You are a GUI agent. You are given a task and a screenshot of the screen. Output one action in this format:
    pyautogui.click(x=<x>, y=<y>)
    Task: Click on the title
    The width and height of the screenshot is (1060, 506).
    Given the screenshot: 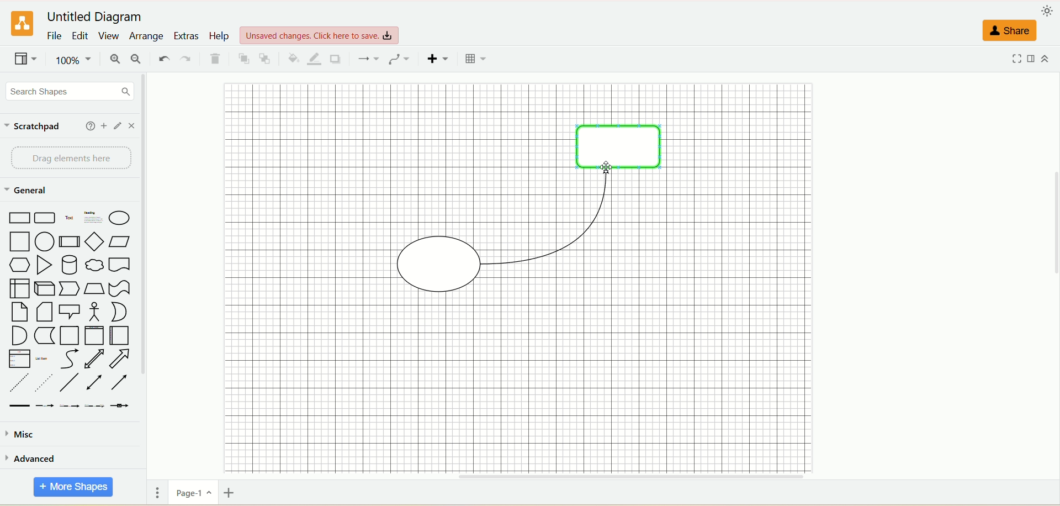 What is the action you would take?
    pyautogui.click(x=98, y=17)
    